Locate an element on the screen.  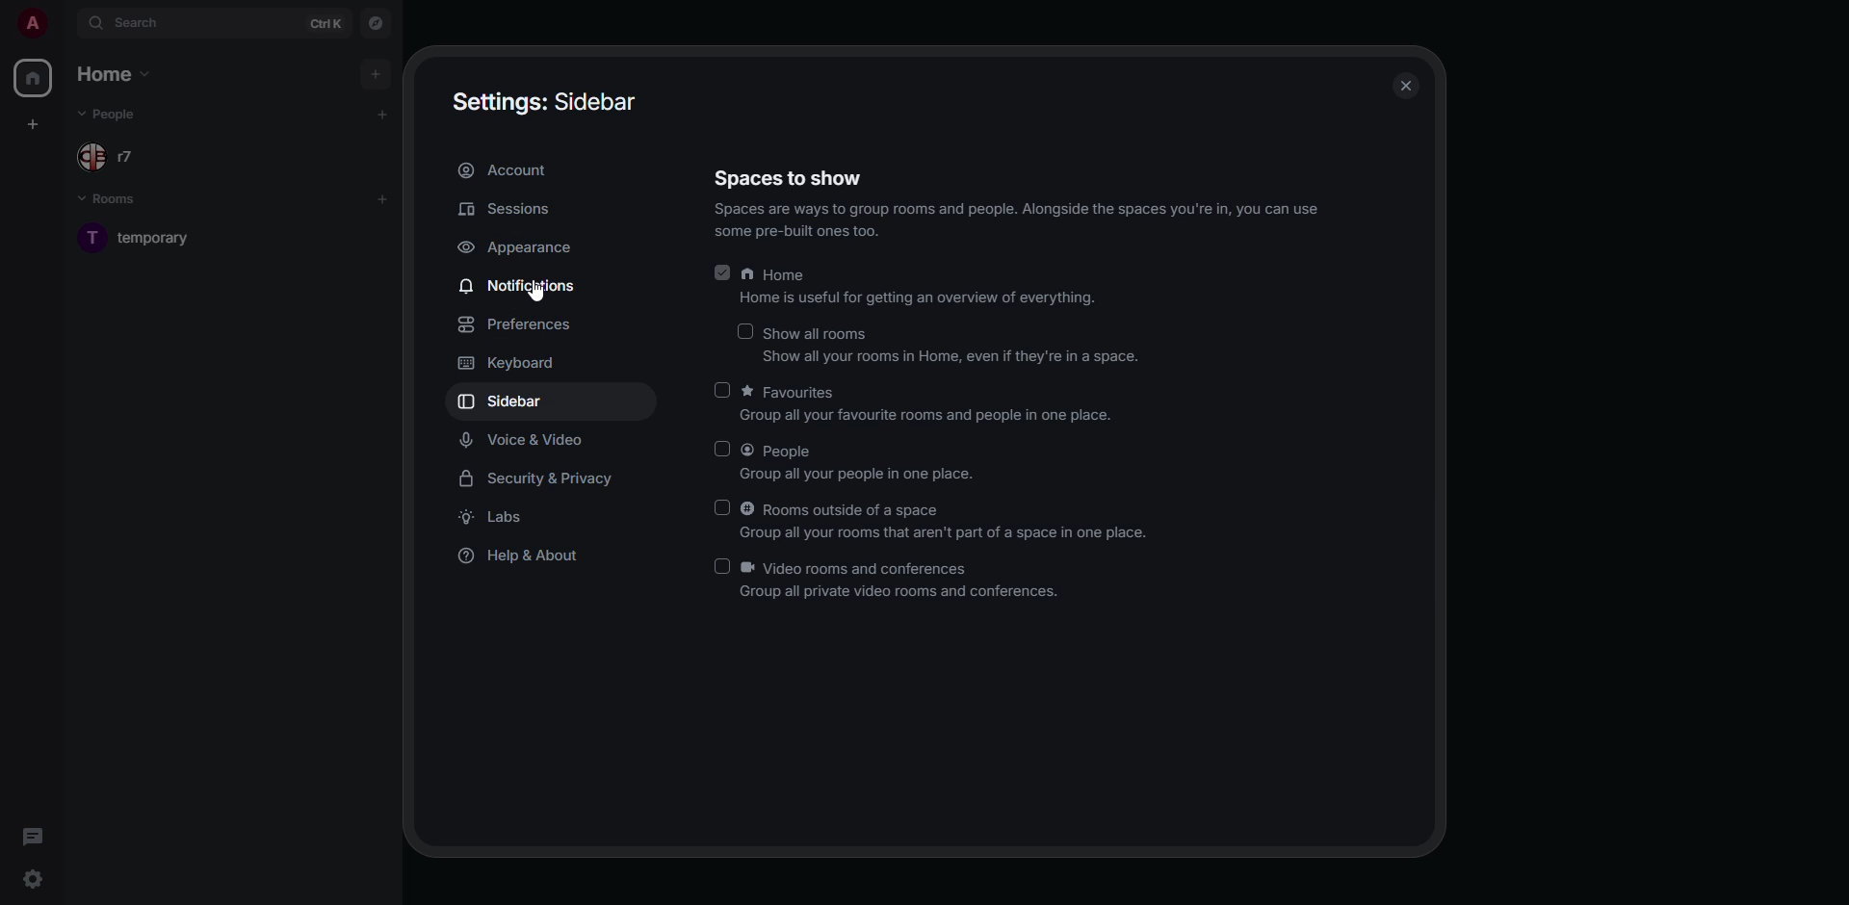
click to enable is located at coordinates (723, 508).